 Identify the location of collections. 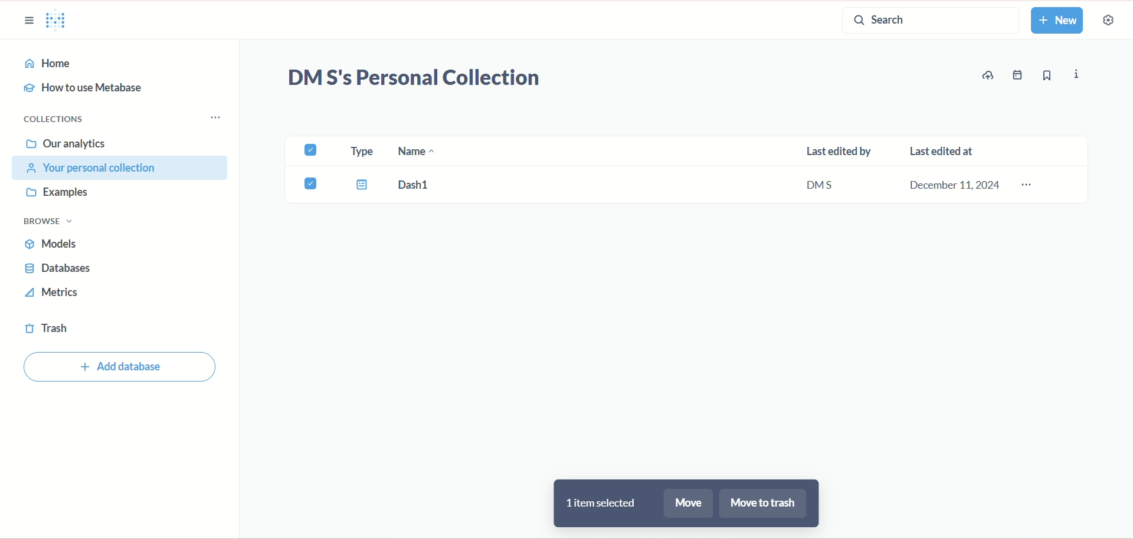
(54, 119).